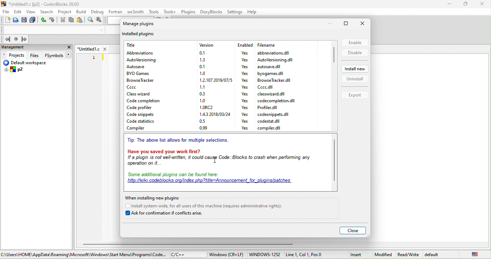 The height and width of the screenshot is (259, 491). I want to click on export, so click(355, 95).